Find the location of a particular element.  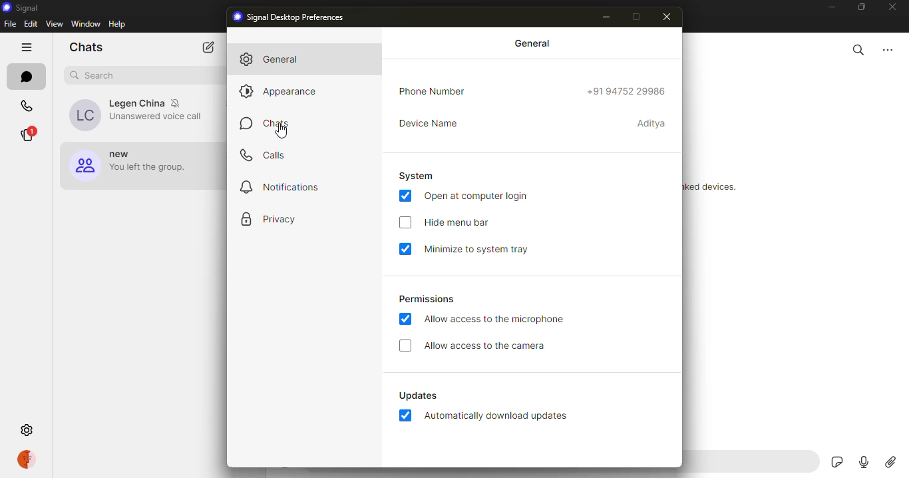

calls is located at coordinates (27, 107).